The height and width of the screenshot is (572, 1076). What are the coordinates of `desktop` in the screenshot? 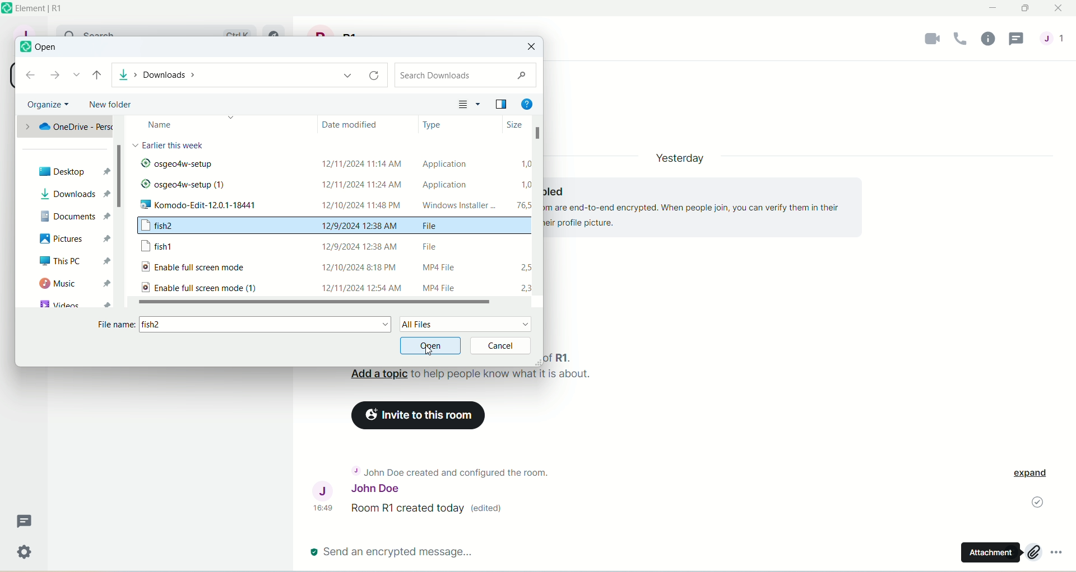 It's located at (73, 172).